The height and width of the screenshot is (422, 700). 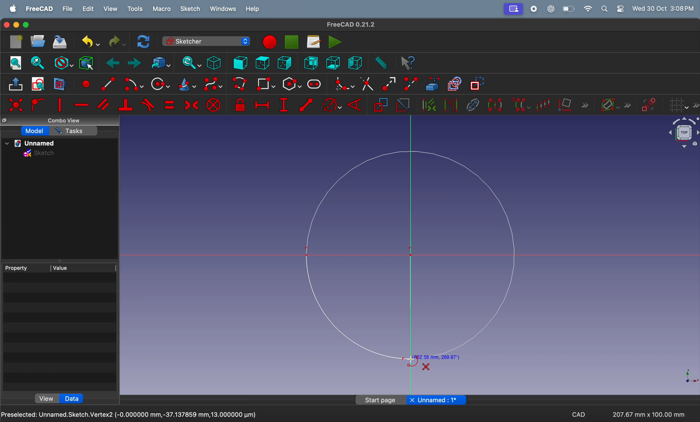 What do you see at coordinates (82, 105) in the screenshot?
I see `constrain horrizontal` at bounding box center [82, 105].